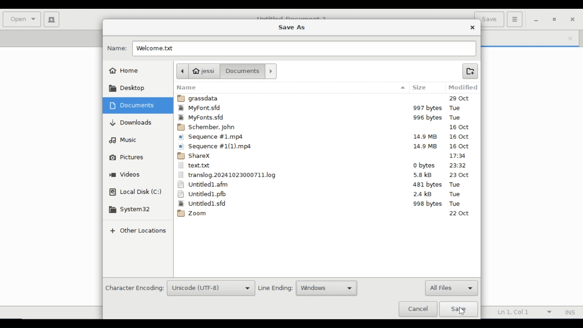 The width and height of the screenshot is (583, 328). Describe the element at coordinates (326, 128) in the screenshot. I see `Schember, John 16 Oct` at that location.